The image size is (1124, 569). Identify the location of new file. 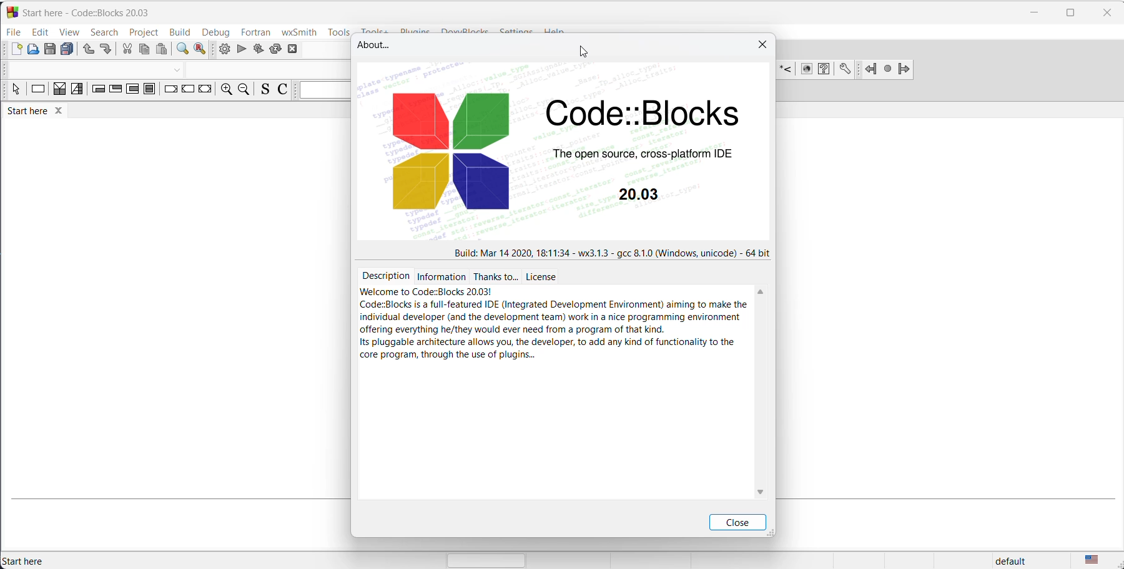
(15, 50).